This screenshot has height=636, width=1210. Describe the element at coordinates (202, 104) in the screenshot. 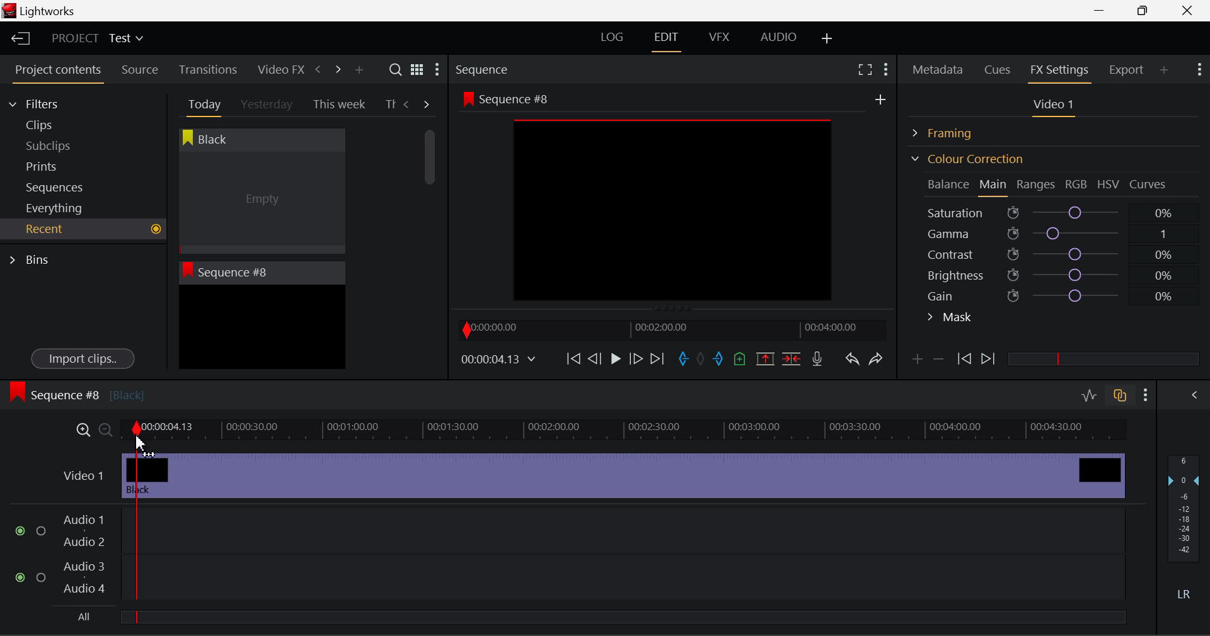

I see `Today Tab Open` at that location.